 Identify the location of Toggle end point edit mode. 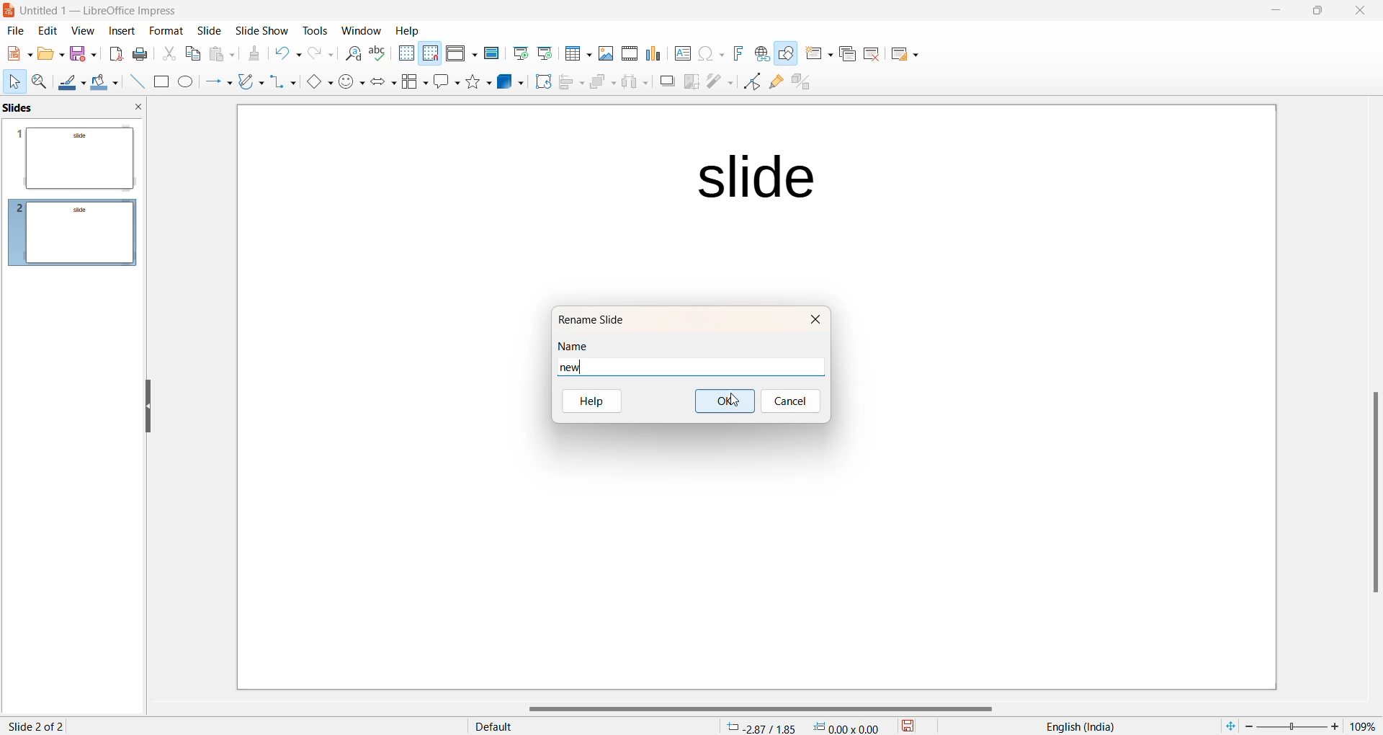
(750, 82).